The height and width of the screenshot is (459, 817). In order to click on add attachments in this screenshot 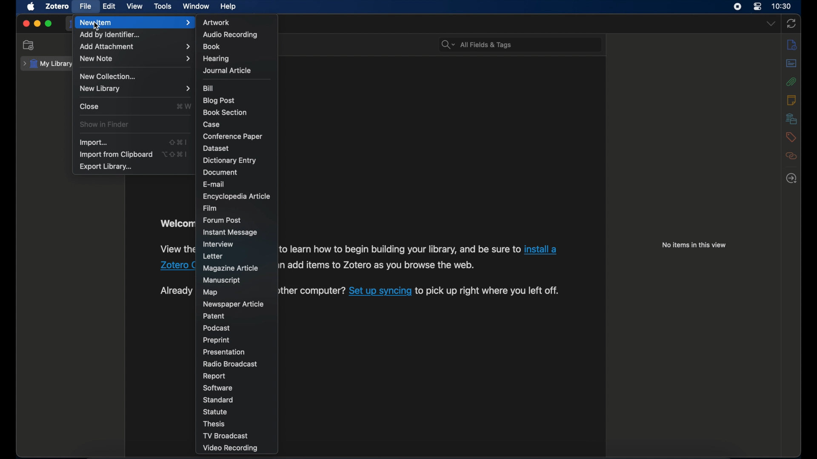, I will do `click(134, 47)`.